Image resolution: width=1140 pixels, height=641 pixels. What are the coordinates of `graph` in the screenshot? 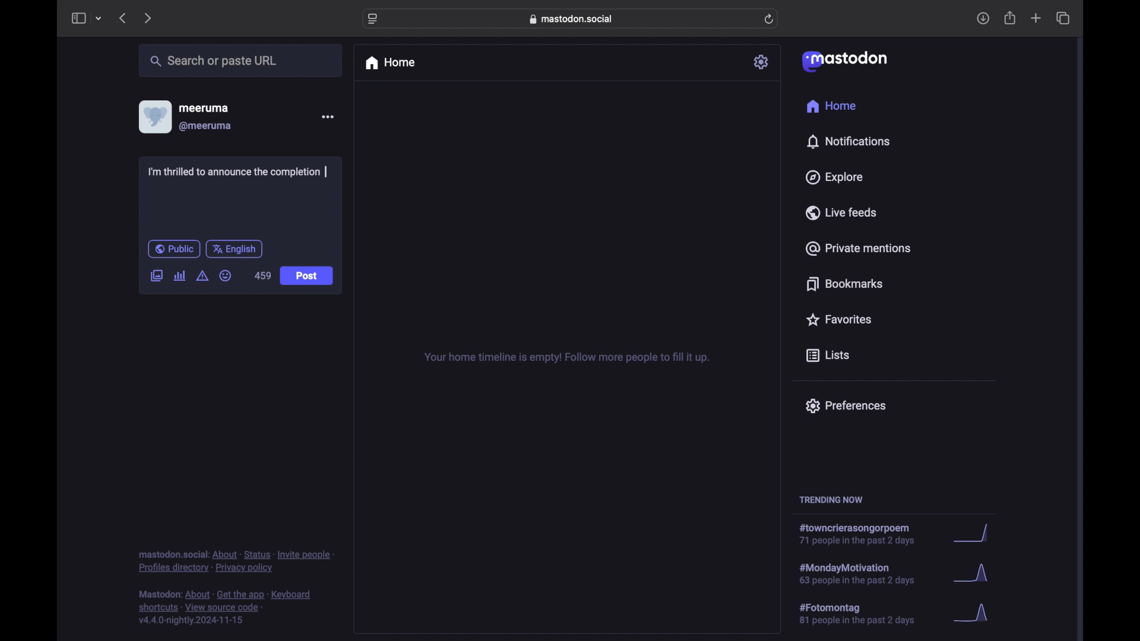 It's located at (974, 575).